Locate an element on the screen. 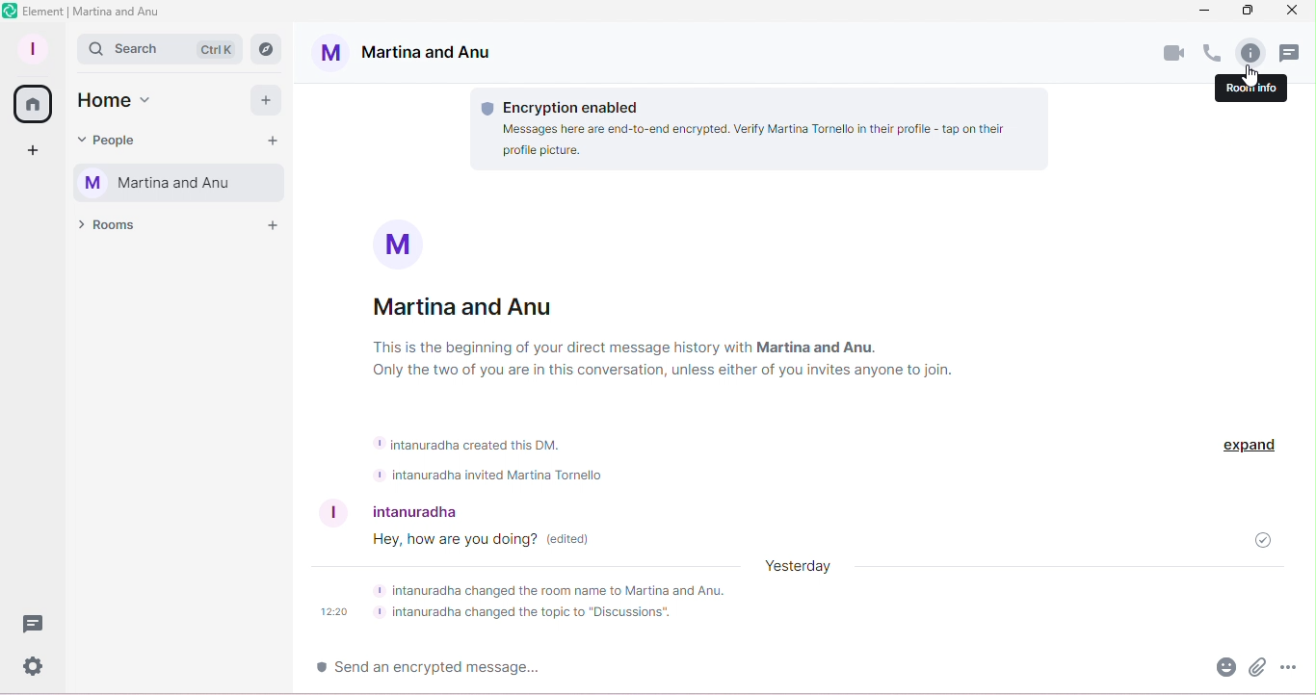  Home is located at coordinates (32, 105).